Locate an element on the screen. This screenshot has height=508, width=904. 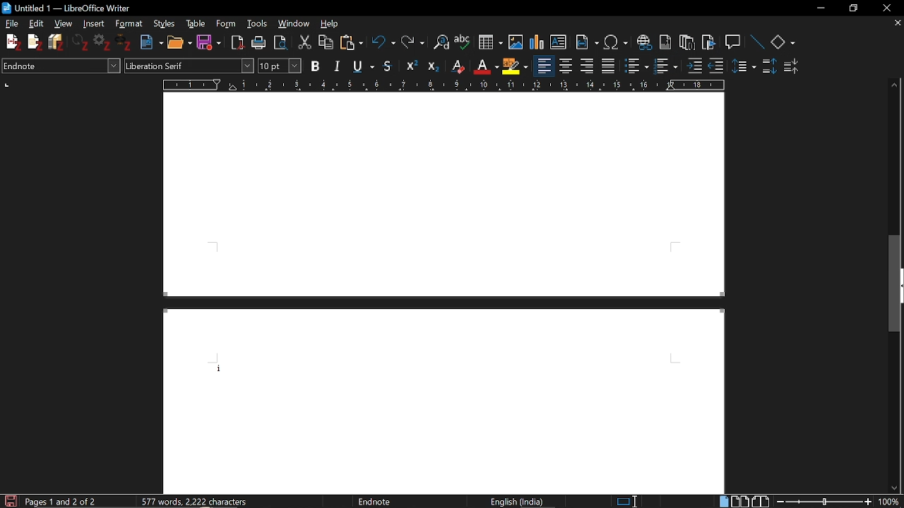
Book view is located at coordinates (760, 502).